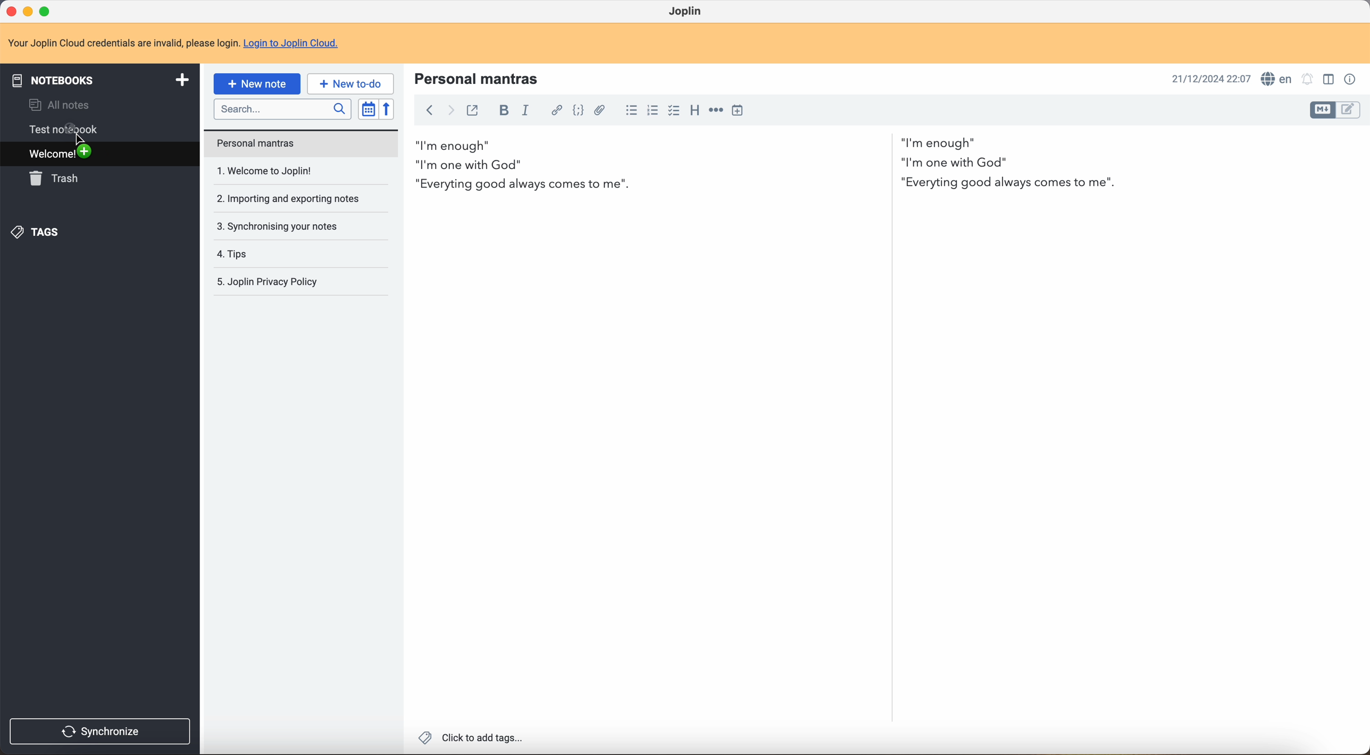 The height and width of the screenshot is (755, 1370). What do you see at coordinates (473, 112) in the screenshot?
I see `toggle external editing` at bounding box center [473, 112].